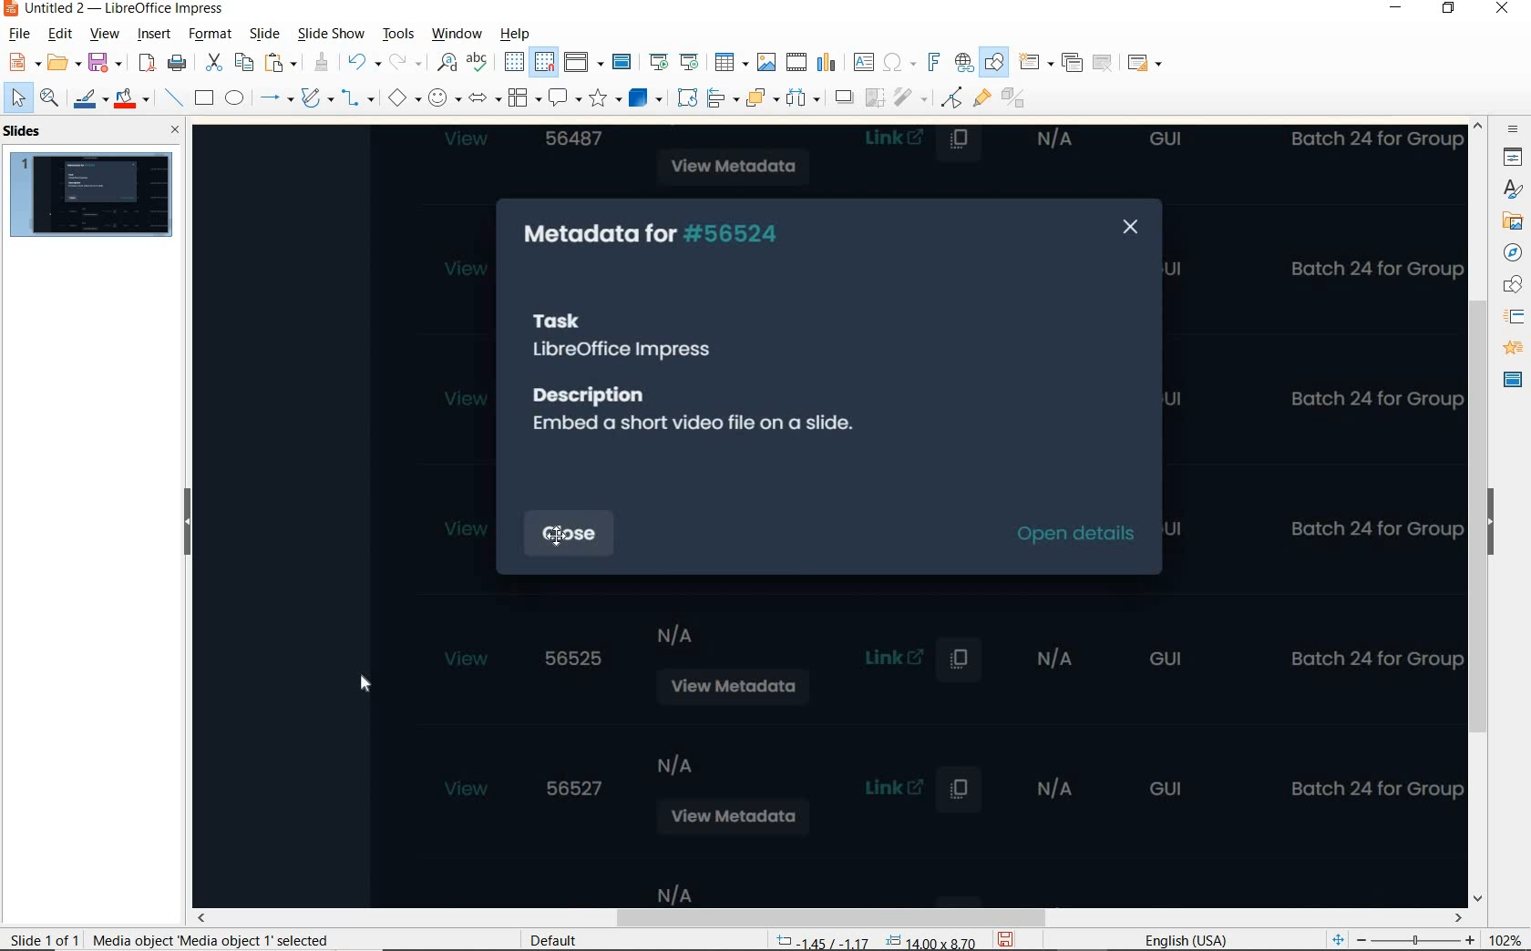  I want to click on RESTORE DOWN, so click(1451, 10).